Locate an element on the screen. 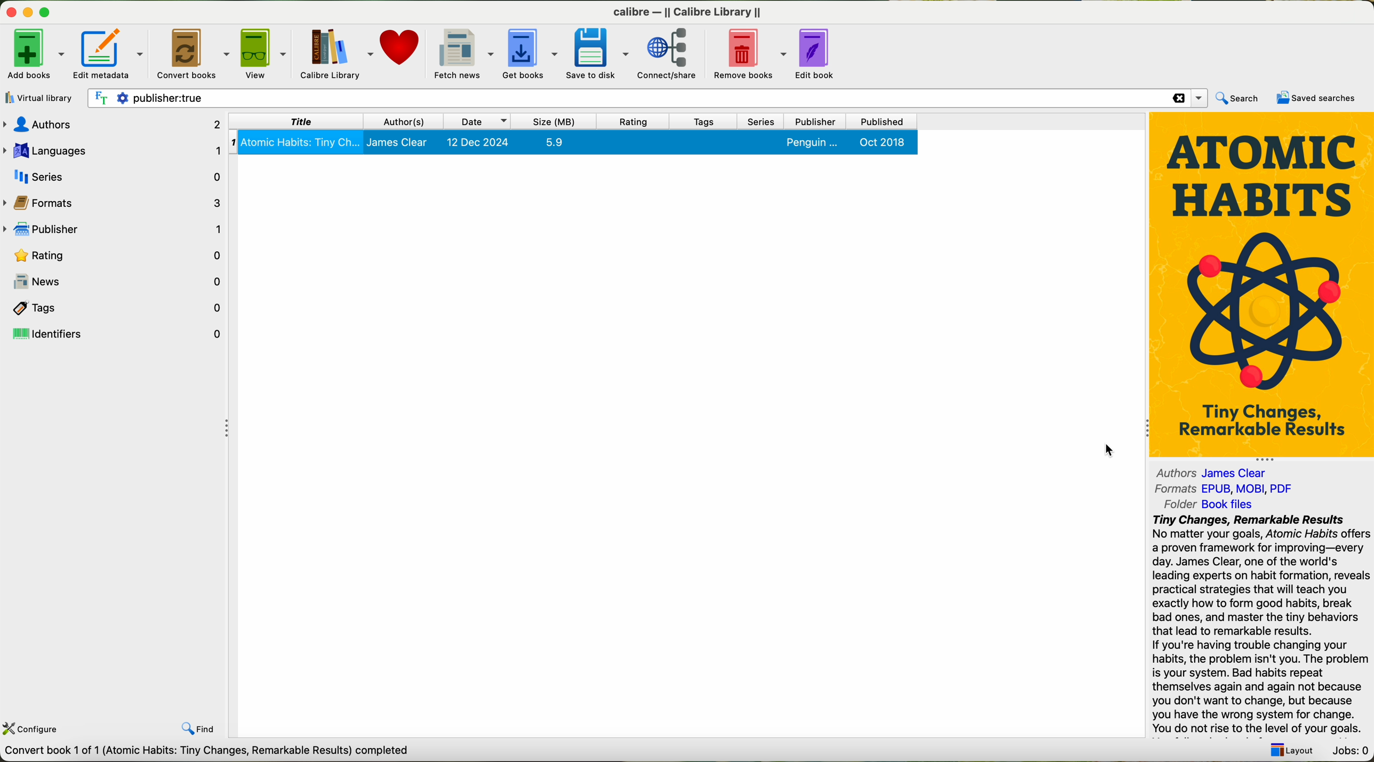 Image resolution: width=1374 pixels, height=762 pixels. calibre is located at coordinates (686, 10).